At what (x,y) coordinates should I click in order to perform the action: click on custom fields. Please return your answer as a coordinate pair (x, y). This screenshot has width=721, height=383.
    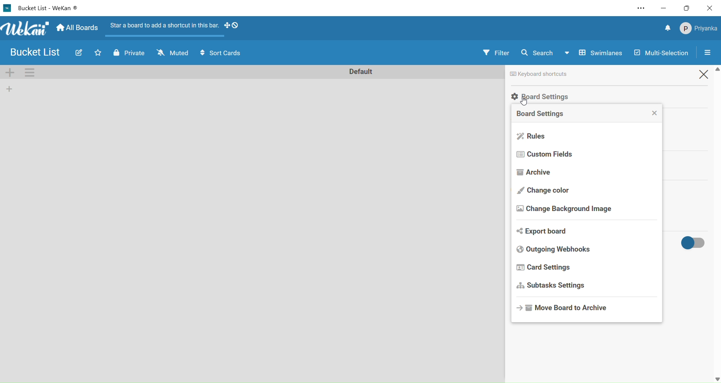
    Looking at the image, I should click on (586, 154).